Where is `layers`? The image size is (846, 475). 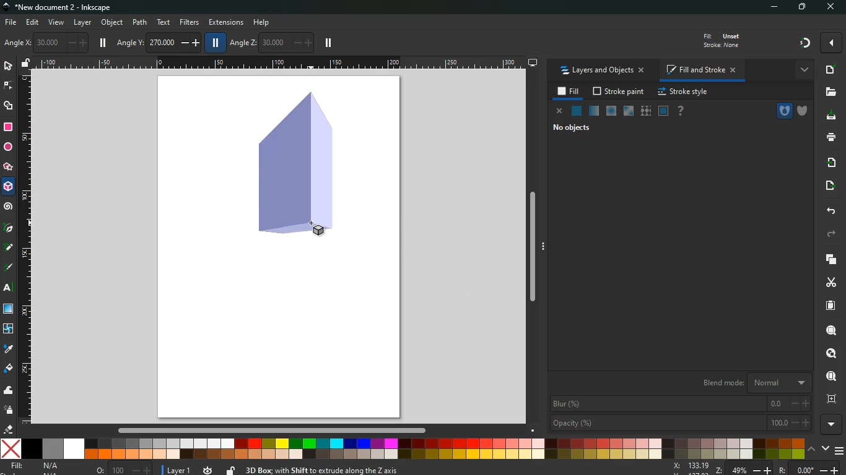 layers is located at coordinates (827, 259).